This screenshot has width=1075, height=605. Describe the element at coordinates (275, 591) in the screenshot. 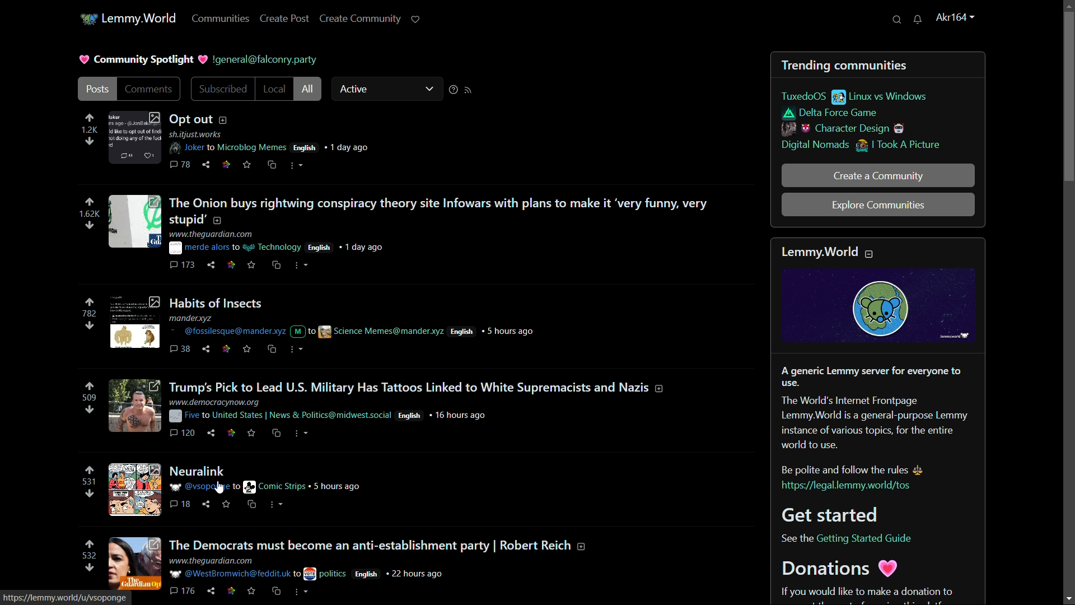

I see `cs` at that location.